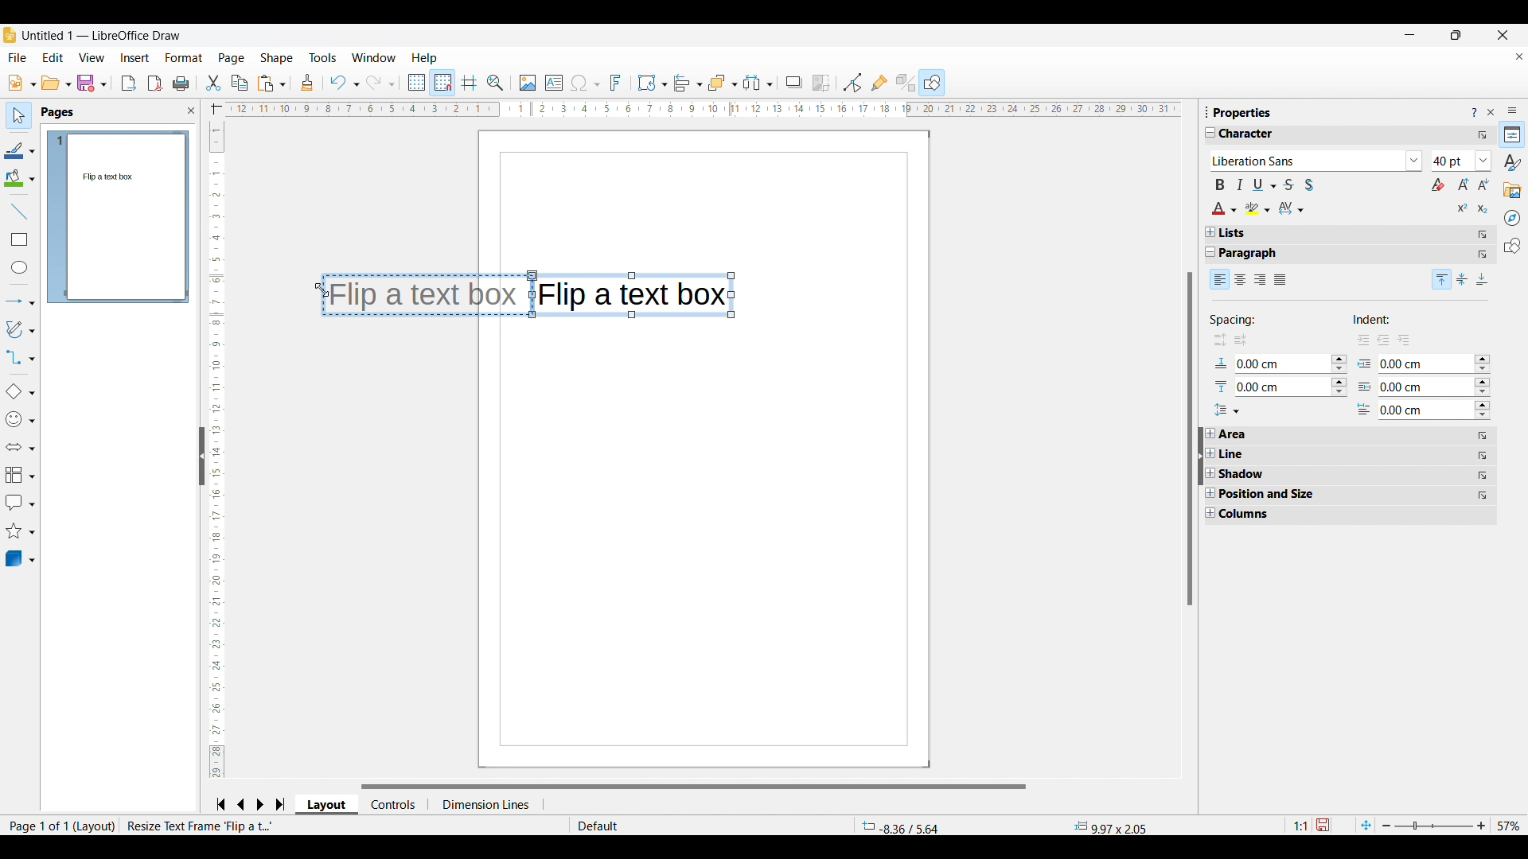 The image size is (1528, 859). What do you see at coordinates (693, 787) in the screenshot?
I see `Horizontal slider` at bounding box center [693, 787].